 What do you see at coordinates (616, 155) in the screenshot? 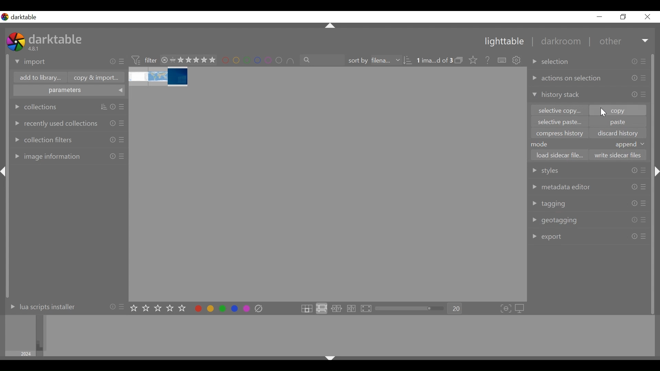
I see `write sidecar files` at bounding box center [616, 155].